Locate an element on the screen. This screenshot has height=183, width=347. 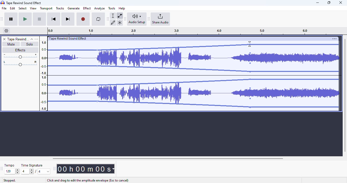
Input for time signature is located at coordinates (27, 172).